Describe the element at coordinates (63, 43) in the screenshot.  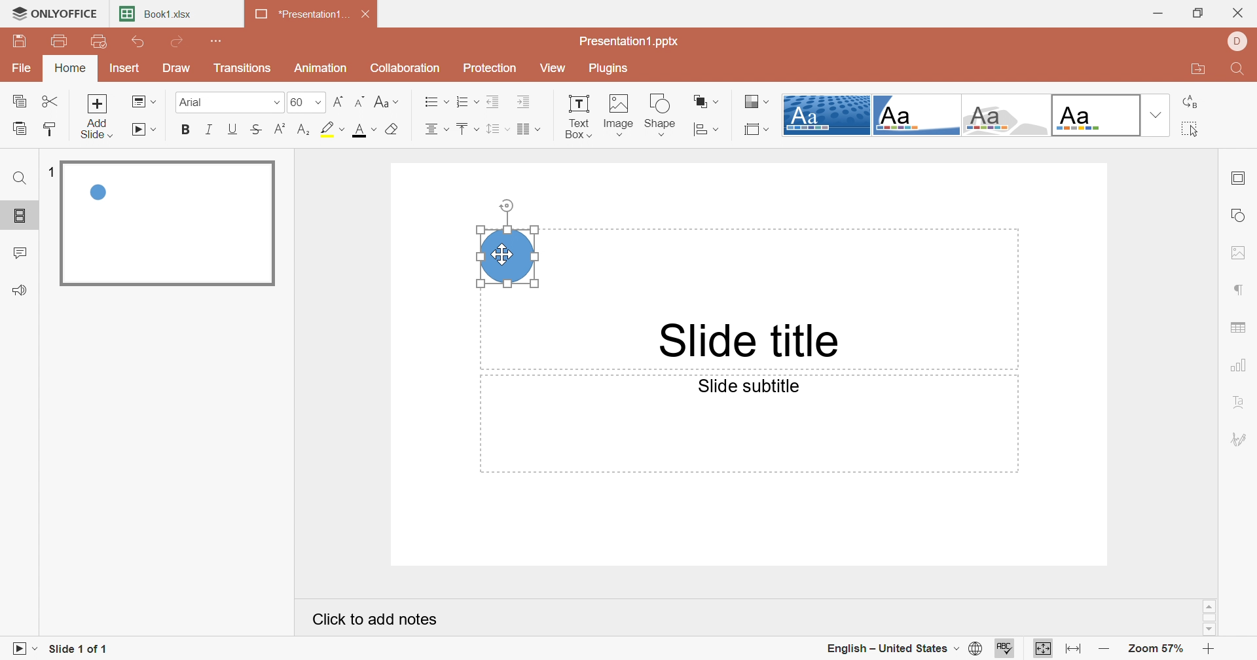
I see `Print` at that location.